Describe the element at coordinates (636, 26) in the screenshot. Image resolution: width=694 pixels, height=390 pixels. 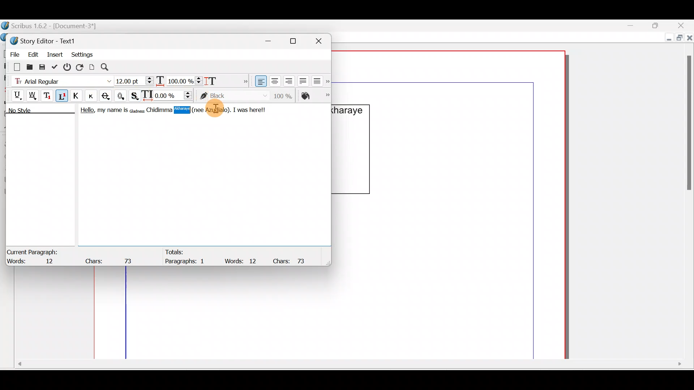
I see `Minimize` at that location.